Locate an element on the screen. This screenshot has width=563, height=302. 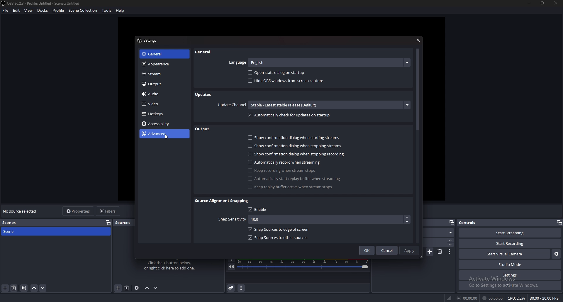
pop out is located at coordinates (559, 222).